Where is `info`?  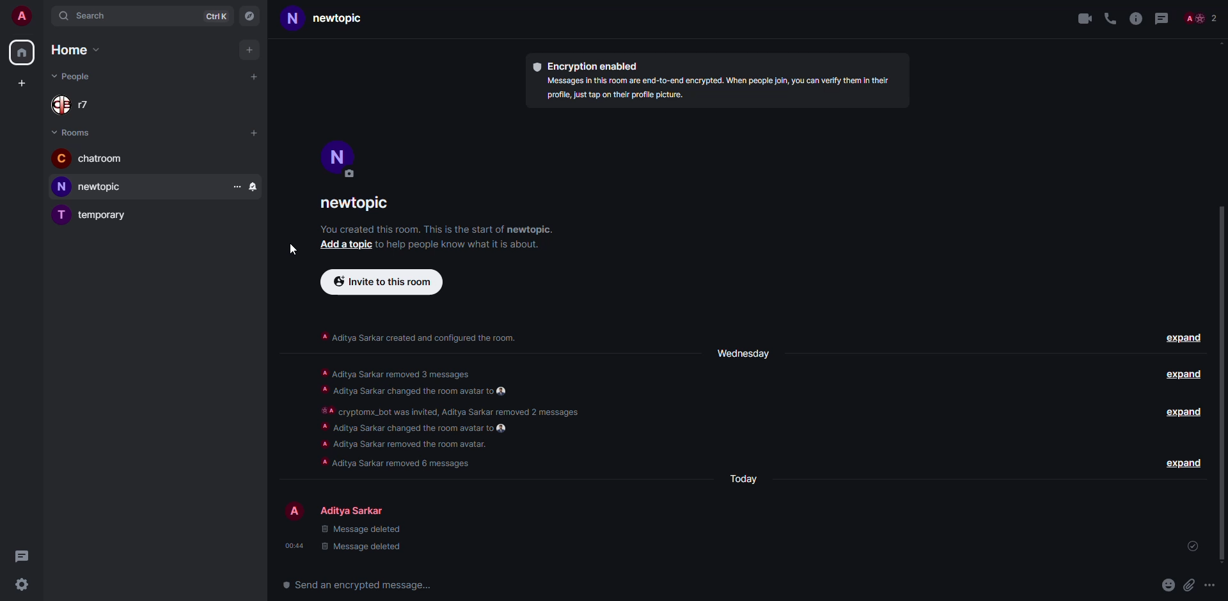
info is located at coordinates (462, 245).